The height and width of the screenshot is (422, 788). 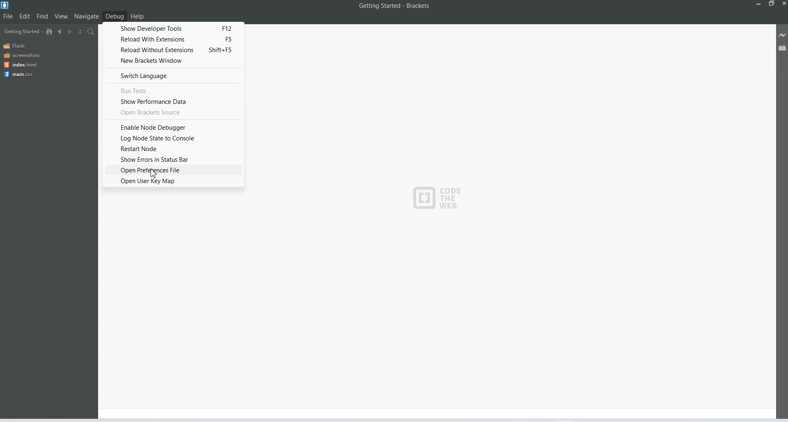 I want to click on index.html, so click(x=20, y=64).